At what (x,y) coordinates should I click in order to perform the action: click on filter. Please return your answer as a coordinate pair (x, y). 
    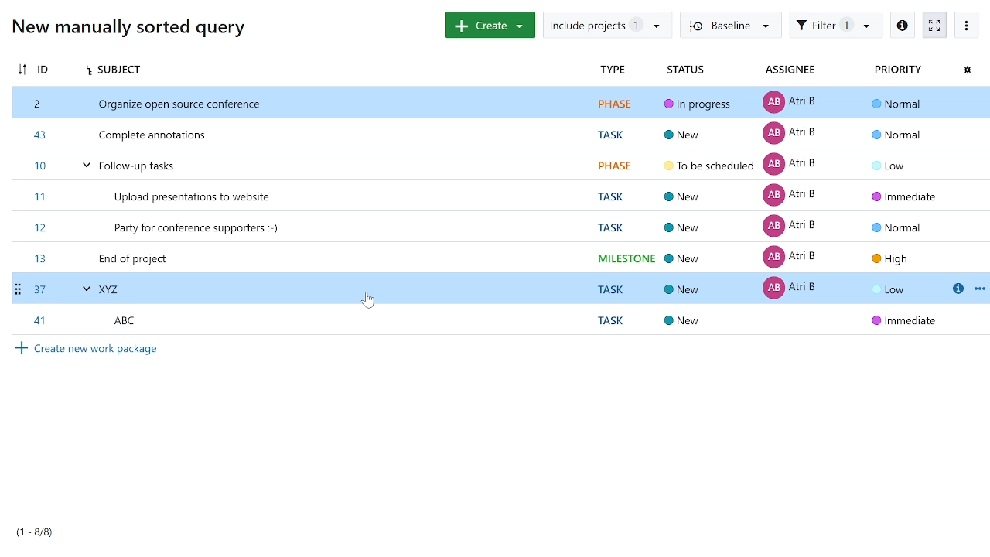
    Looking at the image, I should click on (835, 25).